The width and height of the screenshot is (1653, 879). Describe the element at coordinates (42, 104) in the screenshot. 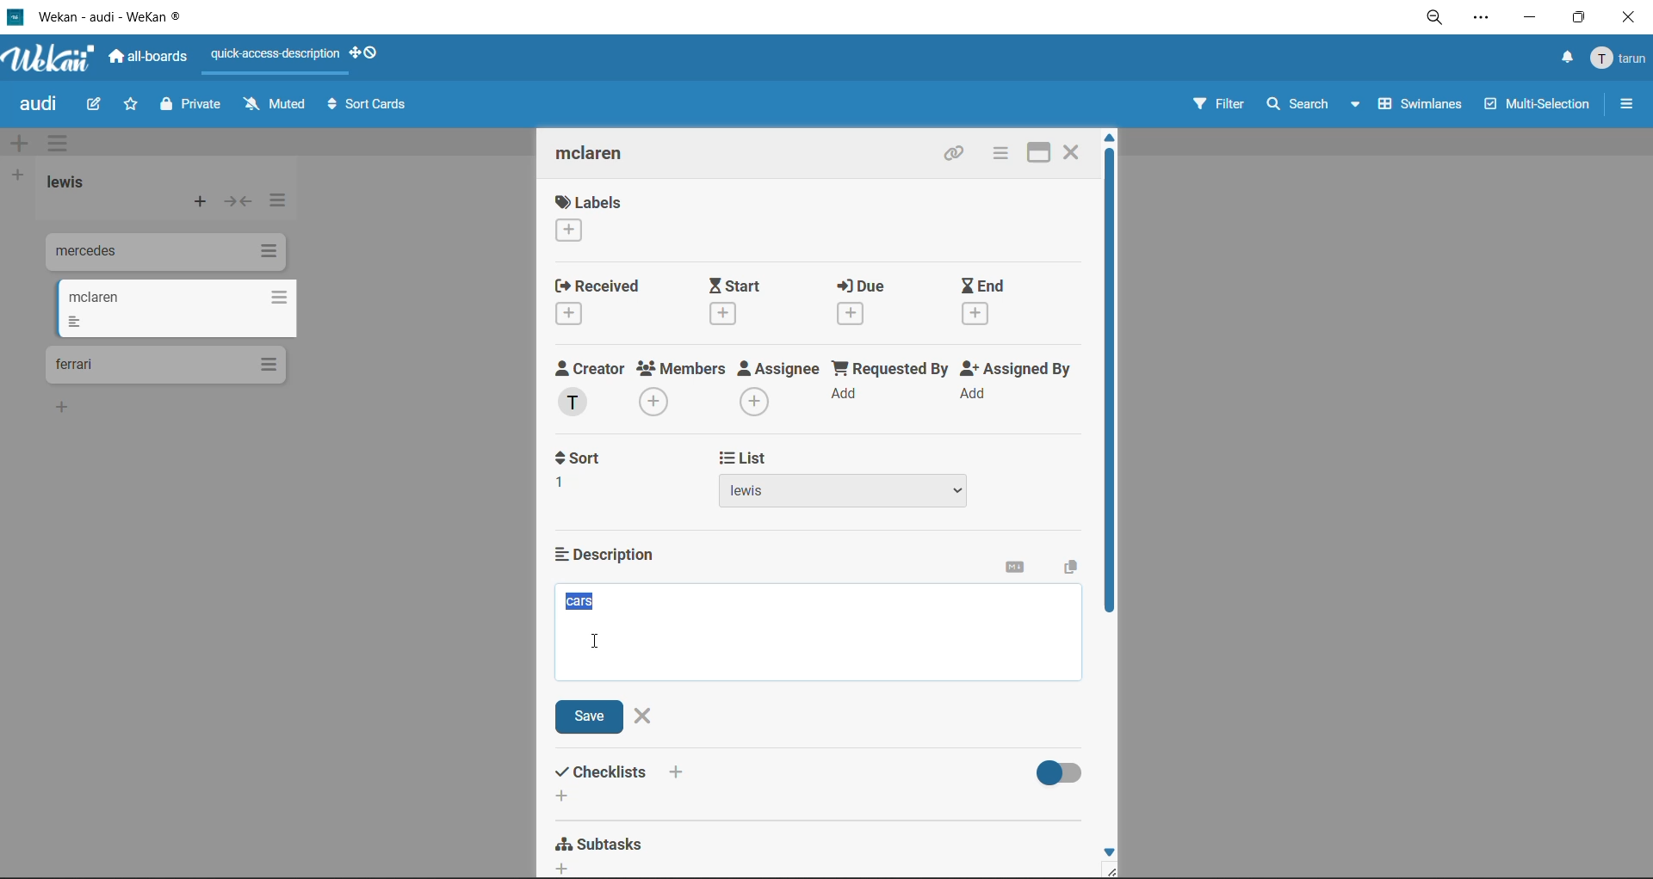

I see `board title` at that location.